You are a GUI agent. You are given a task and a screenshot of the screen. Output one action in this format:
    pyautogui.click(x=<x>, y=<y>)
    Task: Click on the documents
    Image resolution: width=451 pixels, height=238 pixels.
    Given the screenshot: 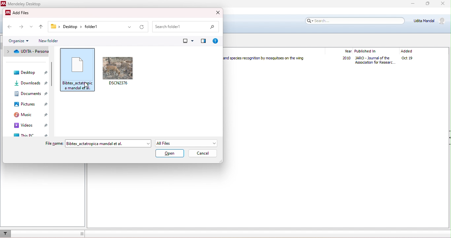 What is the action you would take?
    pyautogui.click(x=31, y=94)
    